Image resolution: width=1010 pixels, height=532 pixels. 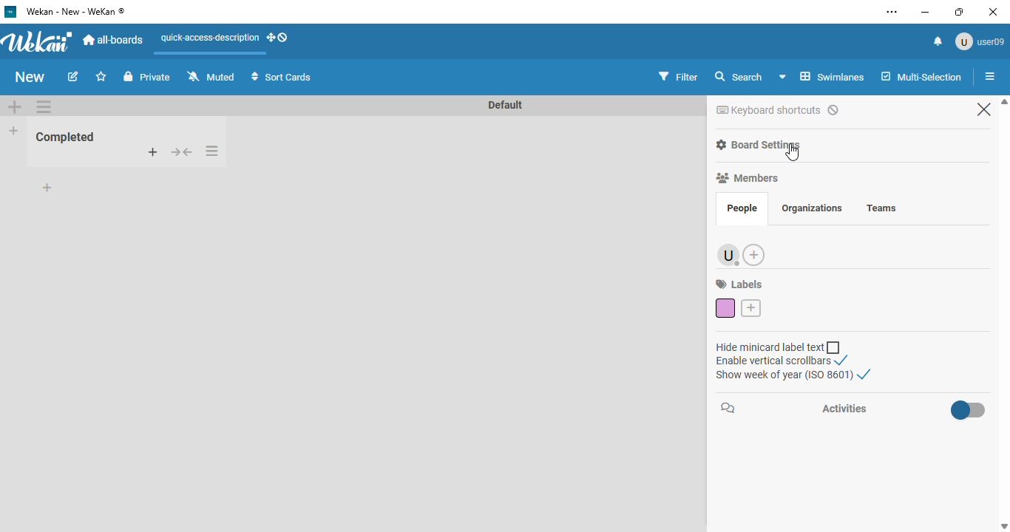 What do you see at coordinates (980, 41) in the screenshot?
I see `user09 profile` at bounding box center [980, 41].